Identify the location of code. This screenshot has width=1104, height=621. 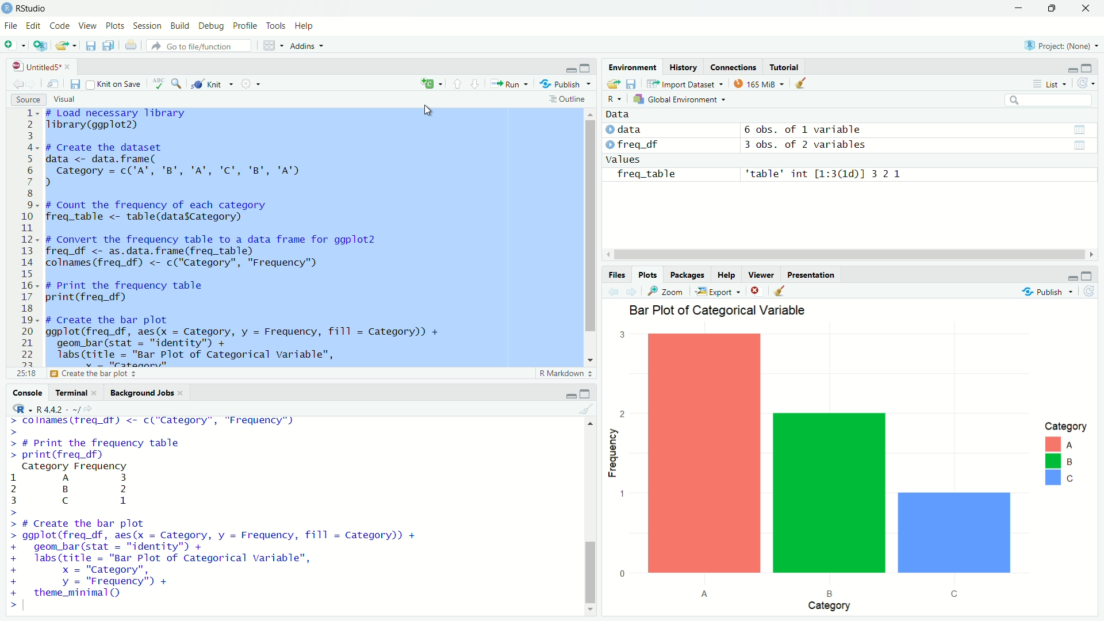
(60, 24).